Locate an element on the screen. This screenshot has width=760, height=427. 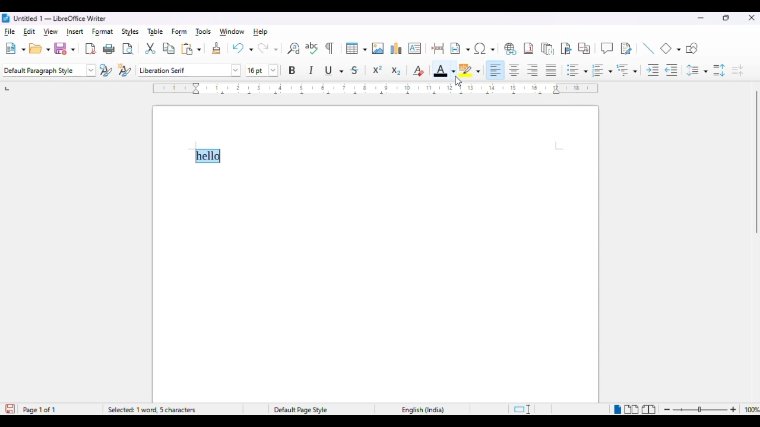
standard selection is located at coordinates (521, 410).